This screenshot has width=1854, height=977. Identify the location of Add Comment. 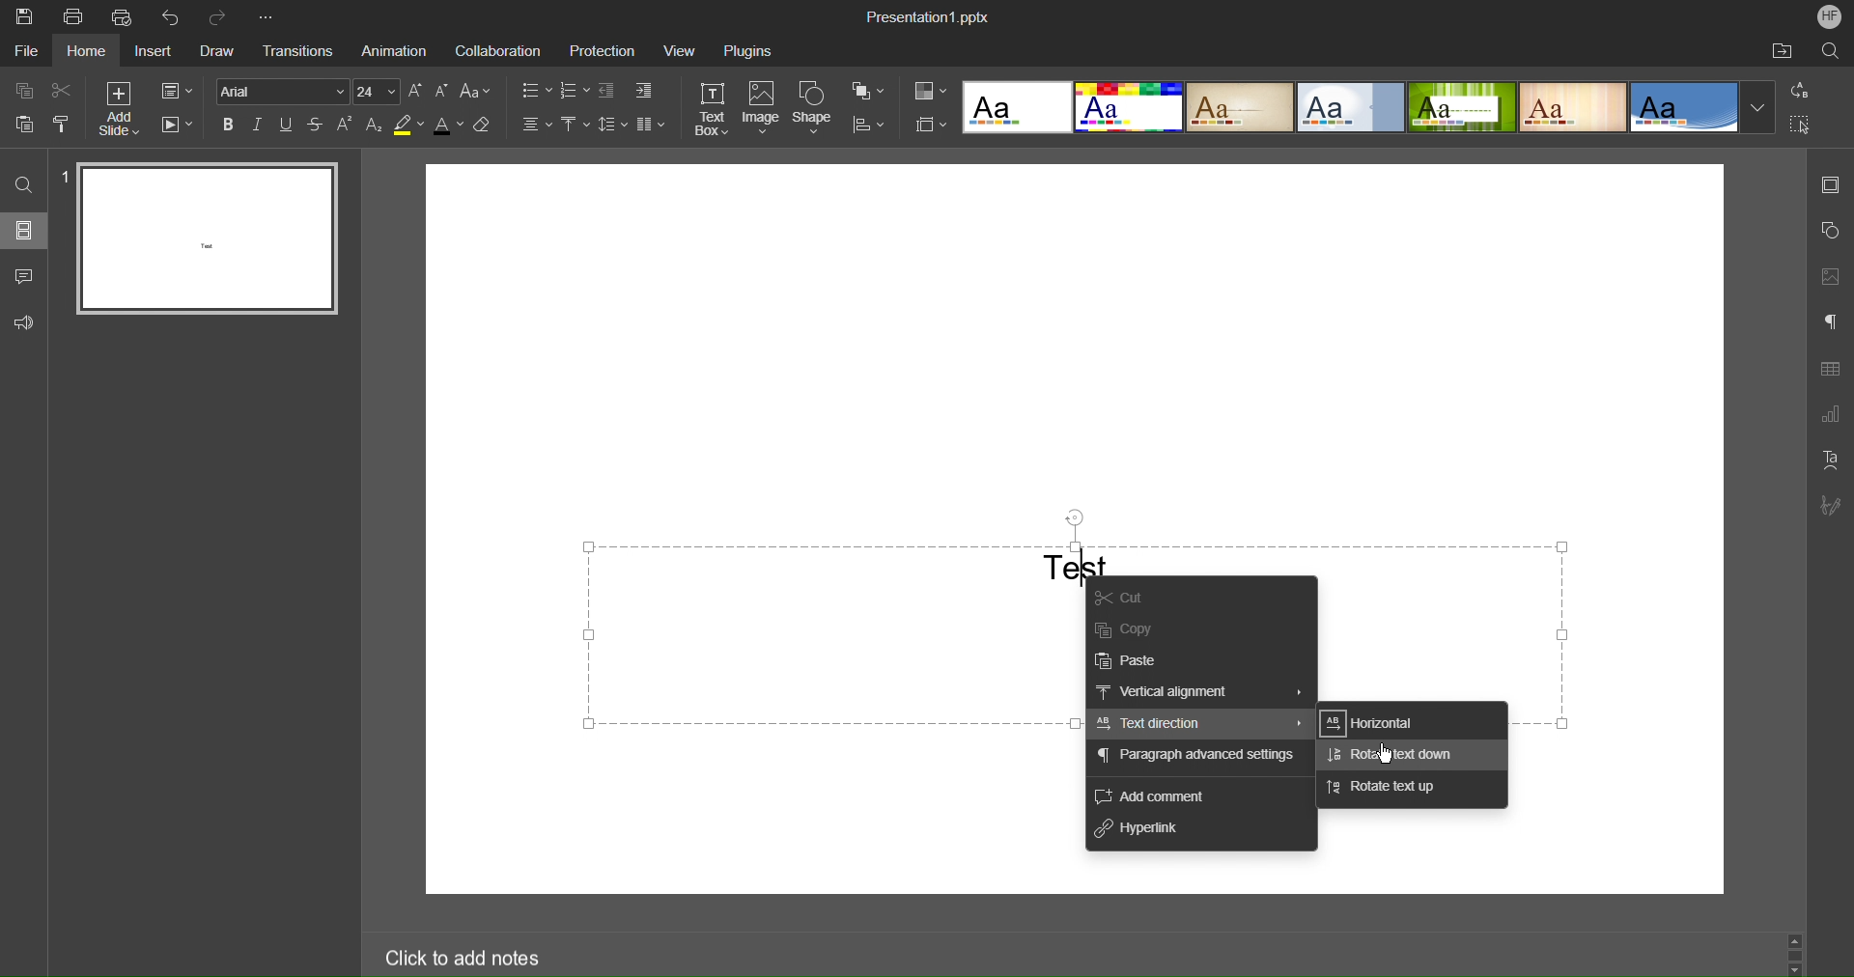
(1150, 796).